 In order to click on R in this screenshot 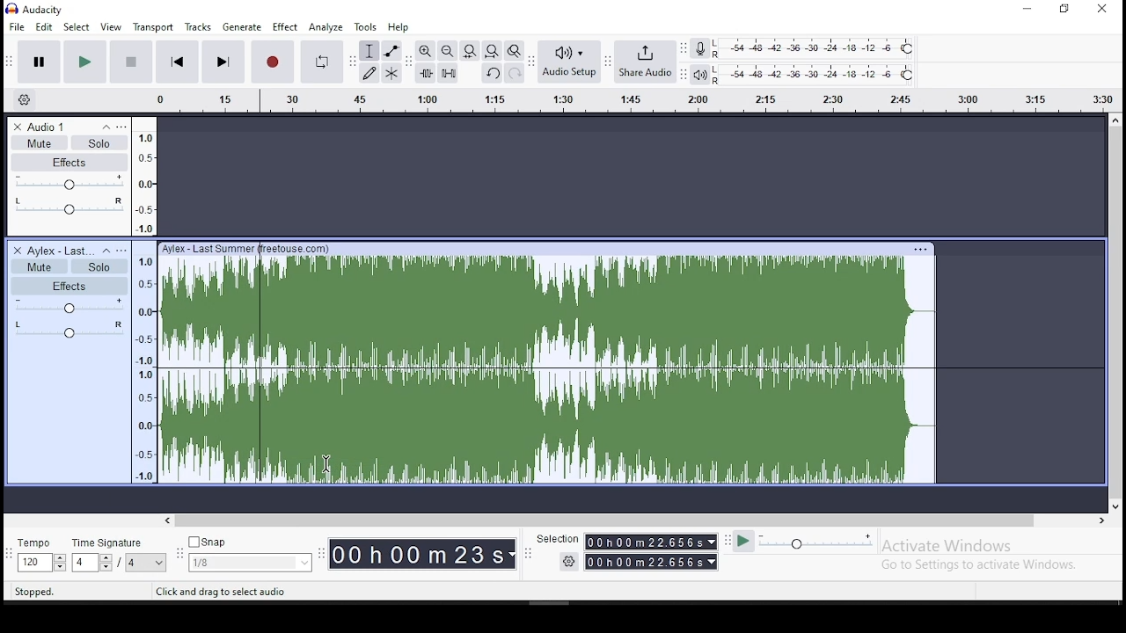, I will do `click(718, 55)`.